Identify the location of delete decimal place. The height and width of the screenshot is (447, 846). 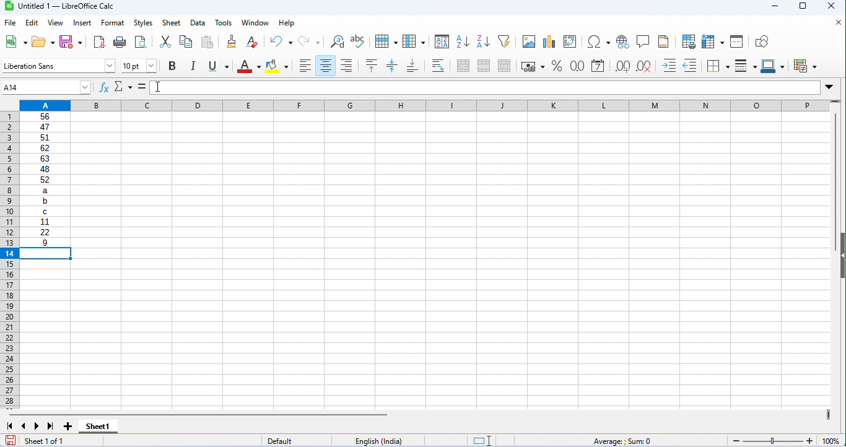
(643, 67).